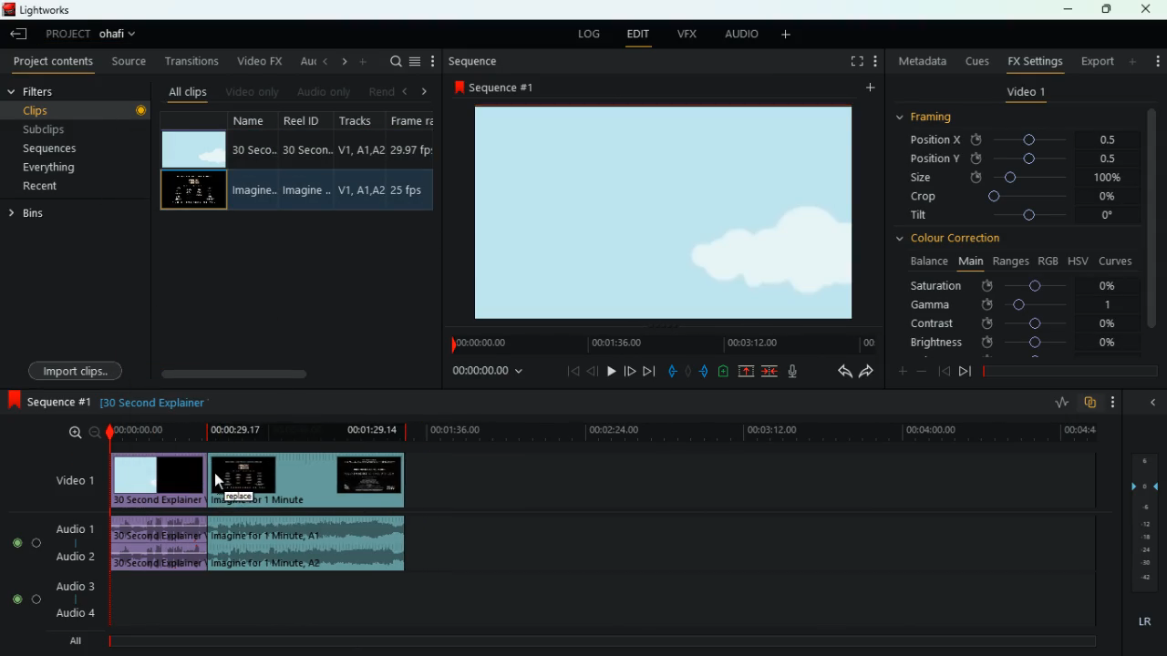  I want to click on more, so click(433, 61).